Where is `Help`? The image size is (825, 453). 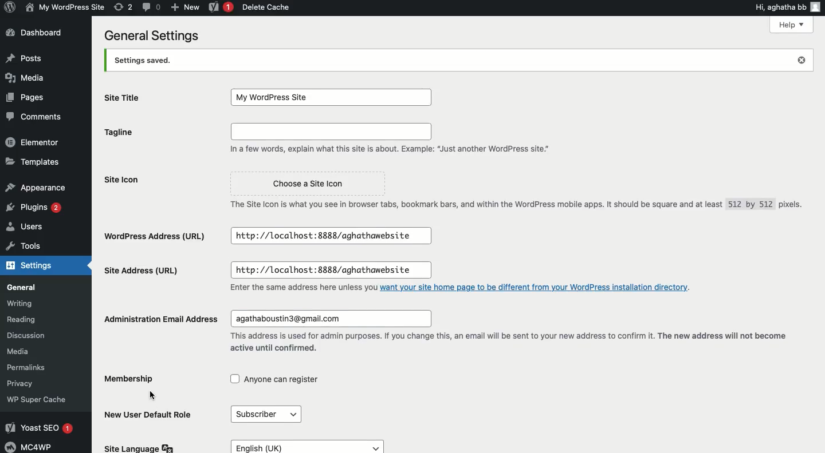
Help is located at coordinates (791, 26).